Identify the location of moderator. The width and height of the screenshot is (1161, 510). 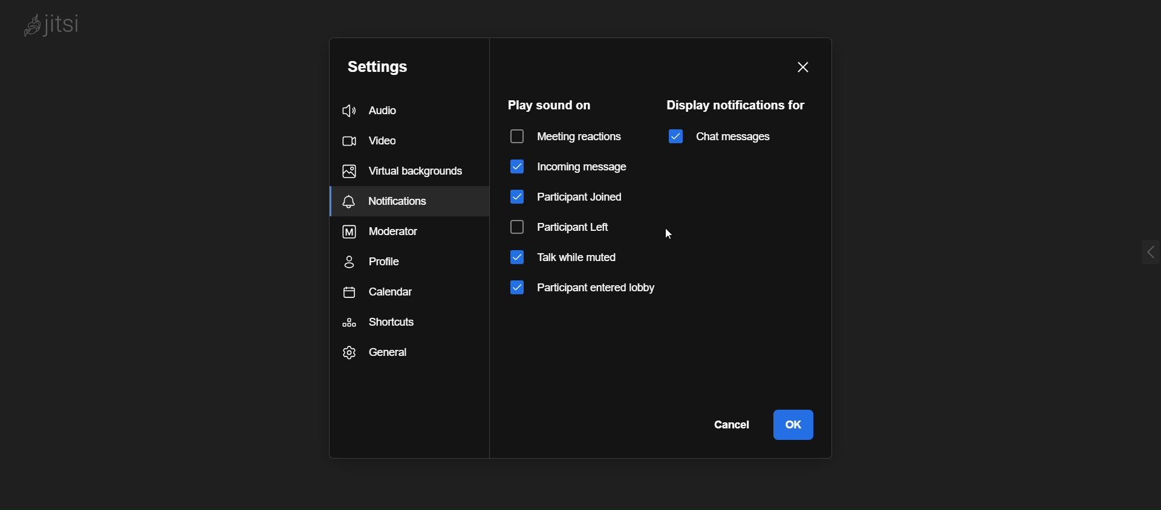
(399, 230).